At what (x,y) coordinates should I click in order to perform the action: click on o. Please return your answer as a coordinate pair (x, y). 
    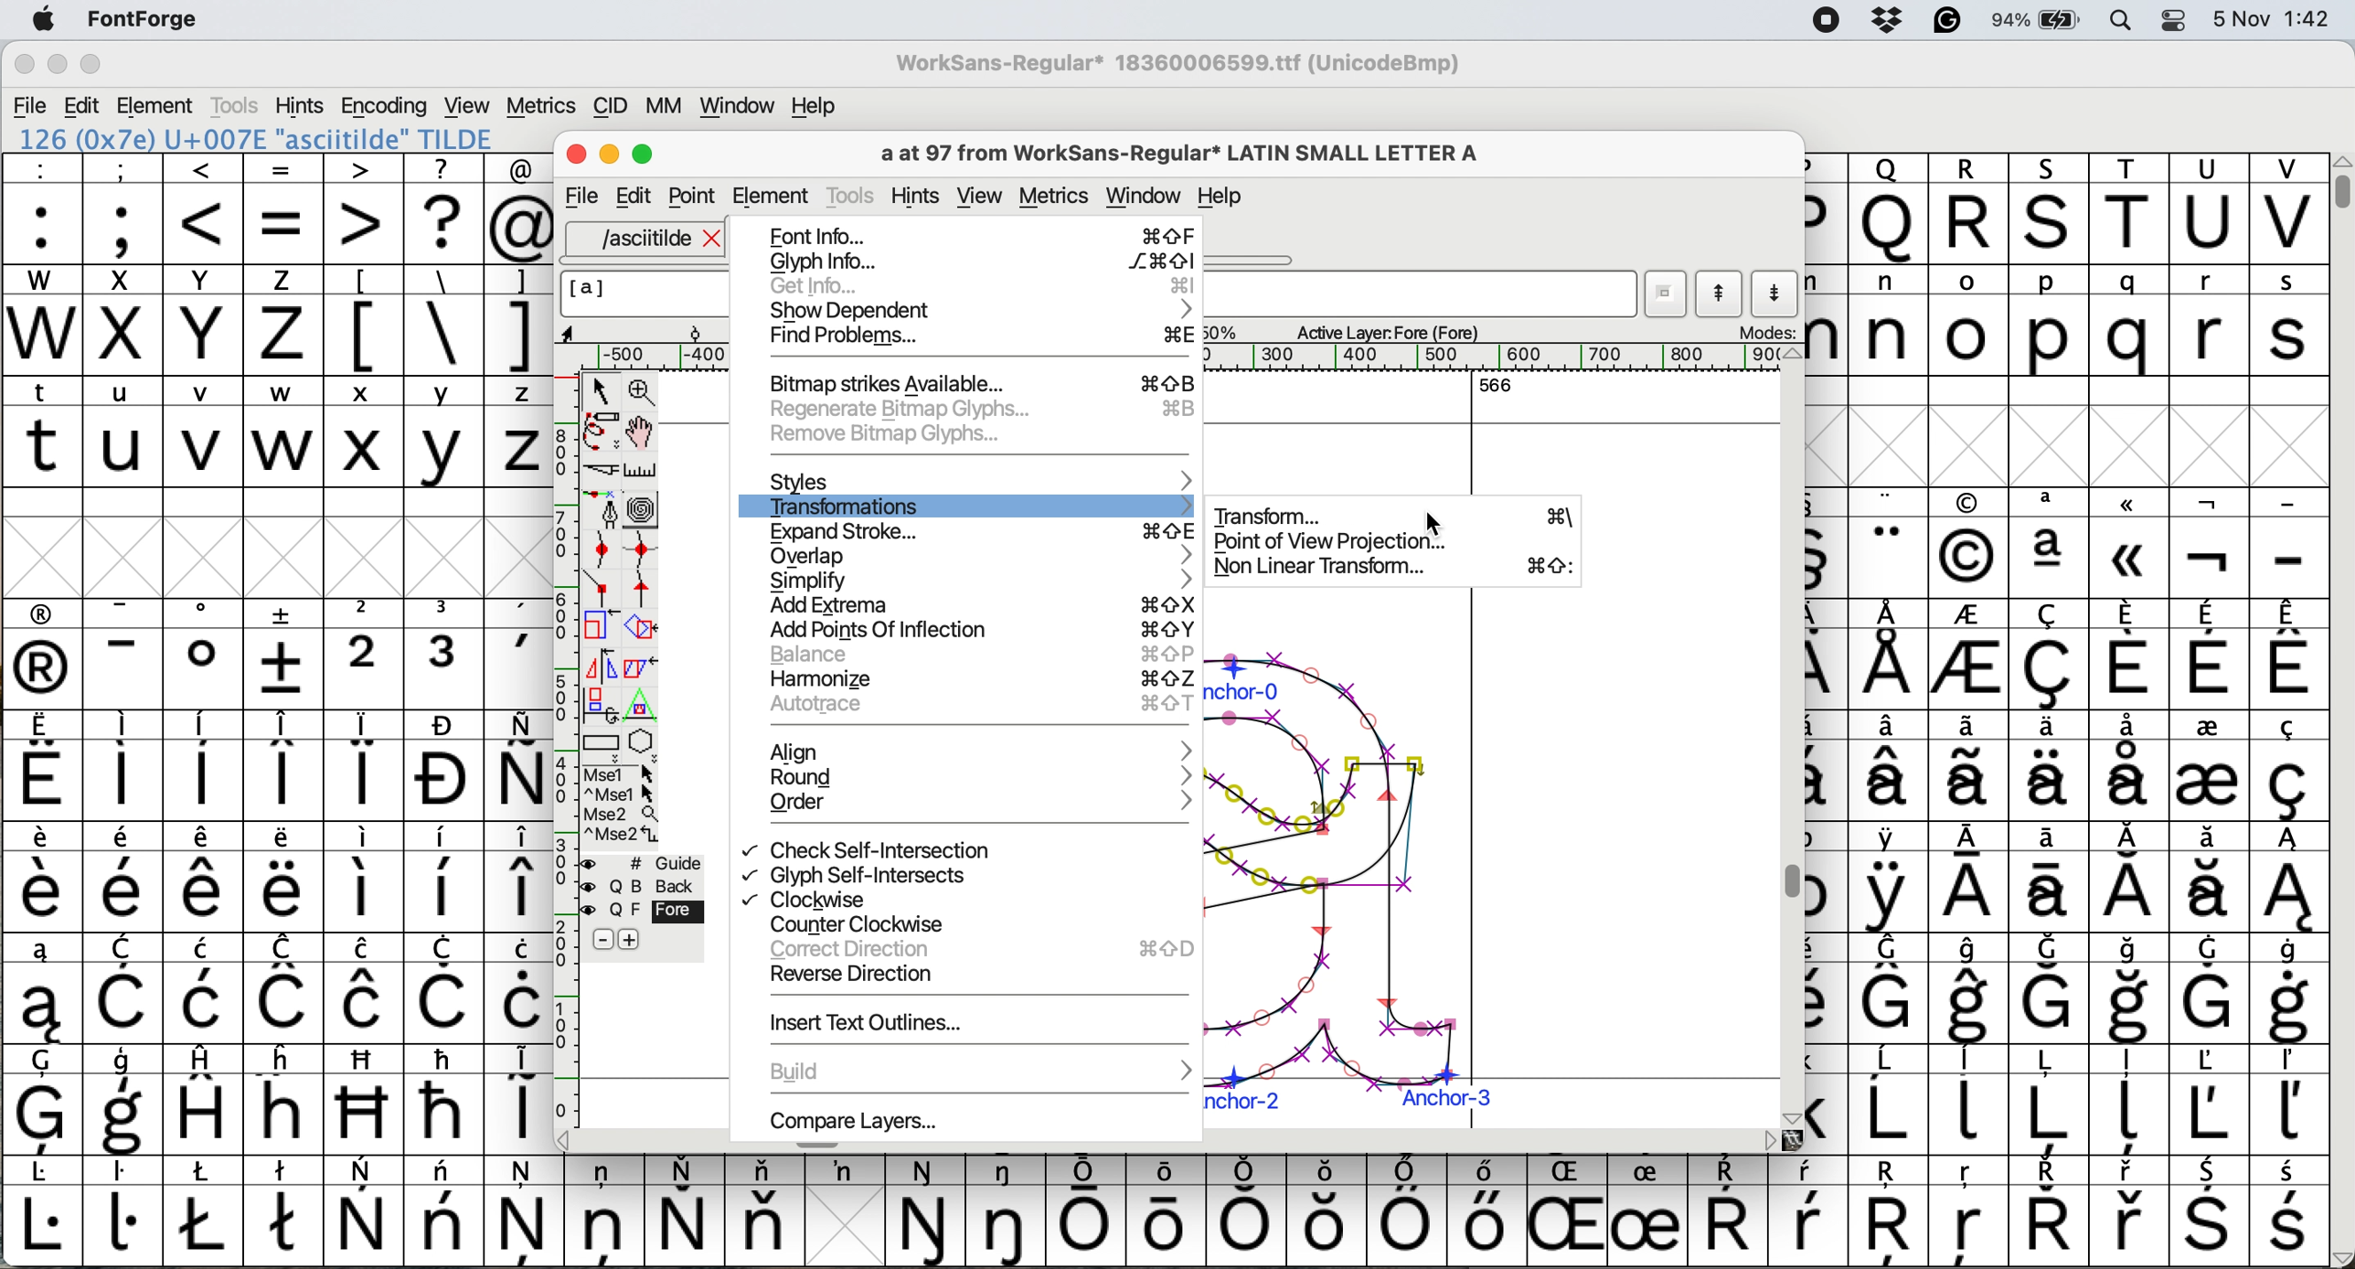
    Looking at the image, I should click on (1970, 324).